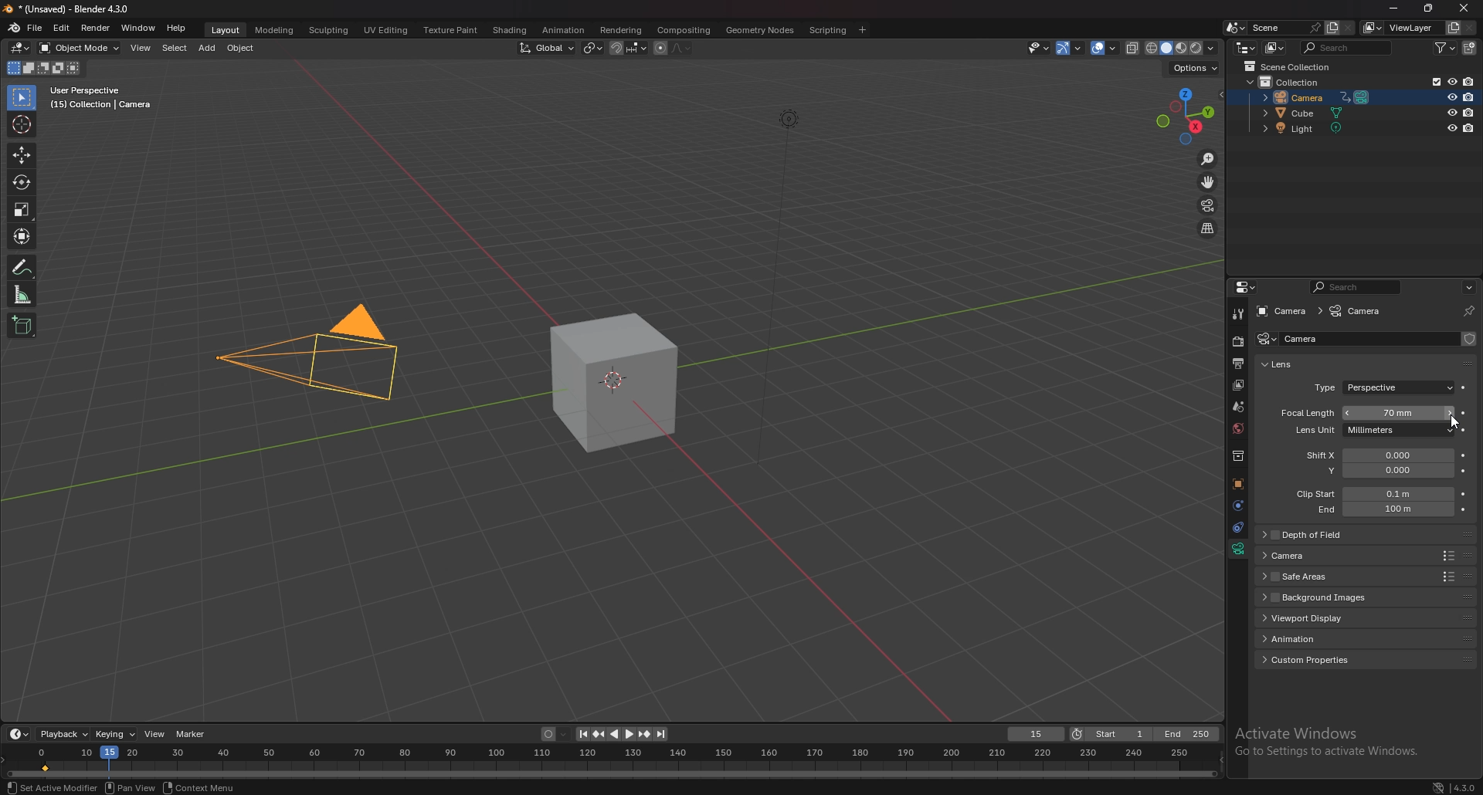  Describe the element at coordinates (19, 48) in the screenshot. I see `editor type` at that location.